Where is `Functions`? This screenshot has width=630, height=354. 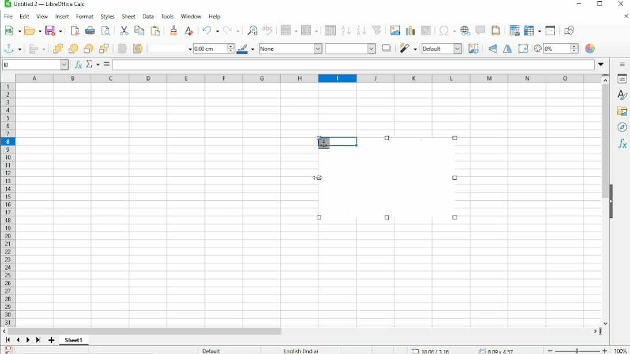
Functions is located at coordinates (622, 145).